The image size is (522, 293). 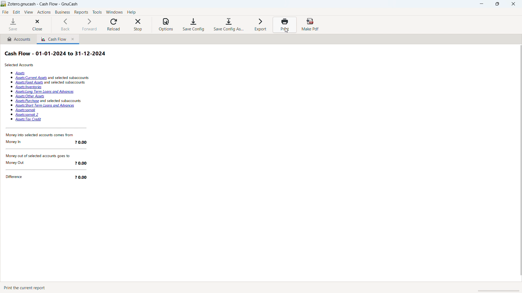 I want to click on Selected Accounts, so click(x=20, y=65).